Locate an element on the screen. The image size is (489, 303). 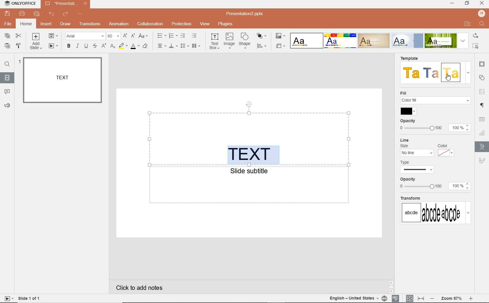
SUPERSCRIPT is located at coordinates (104, 46).